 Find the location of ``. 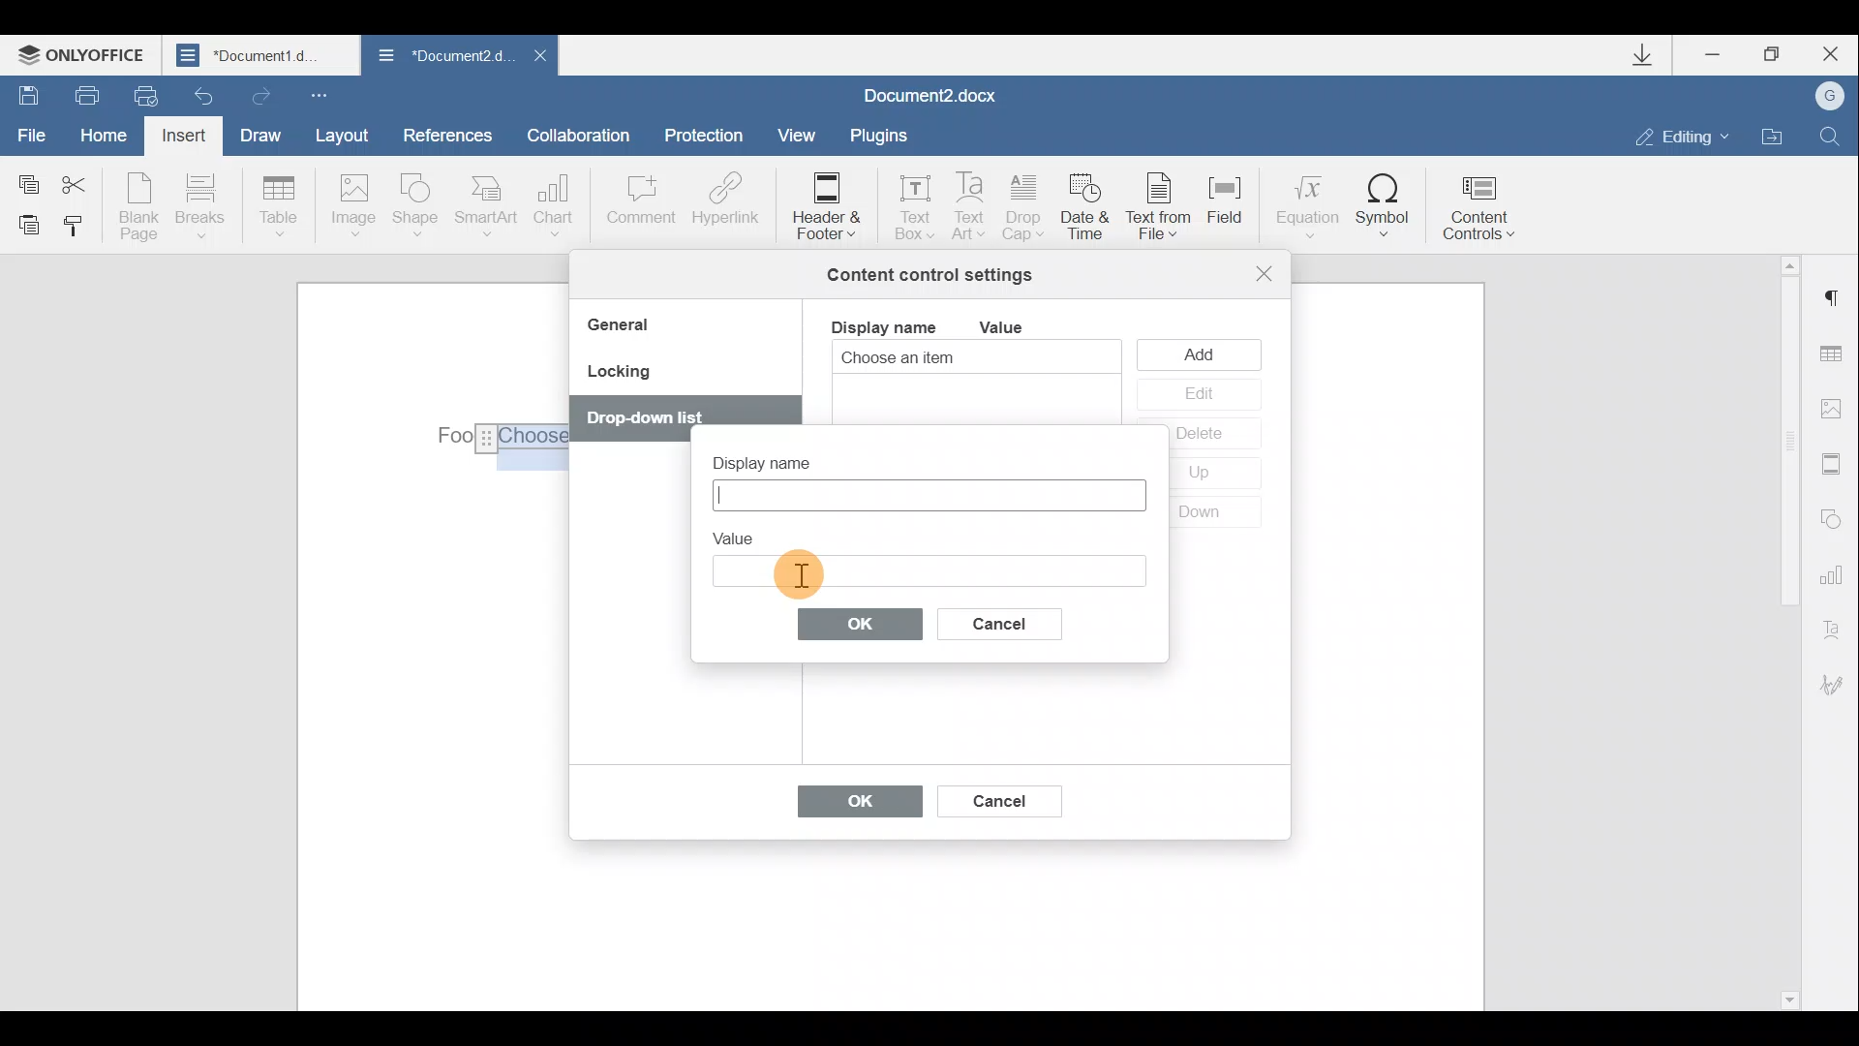

 is located at coordinates (644, 419).